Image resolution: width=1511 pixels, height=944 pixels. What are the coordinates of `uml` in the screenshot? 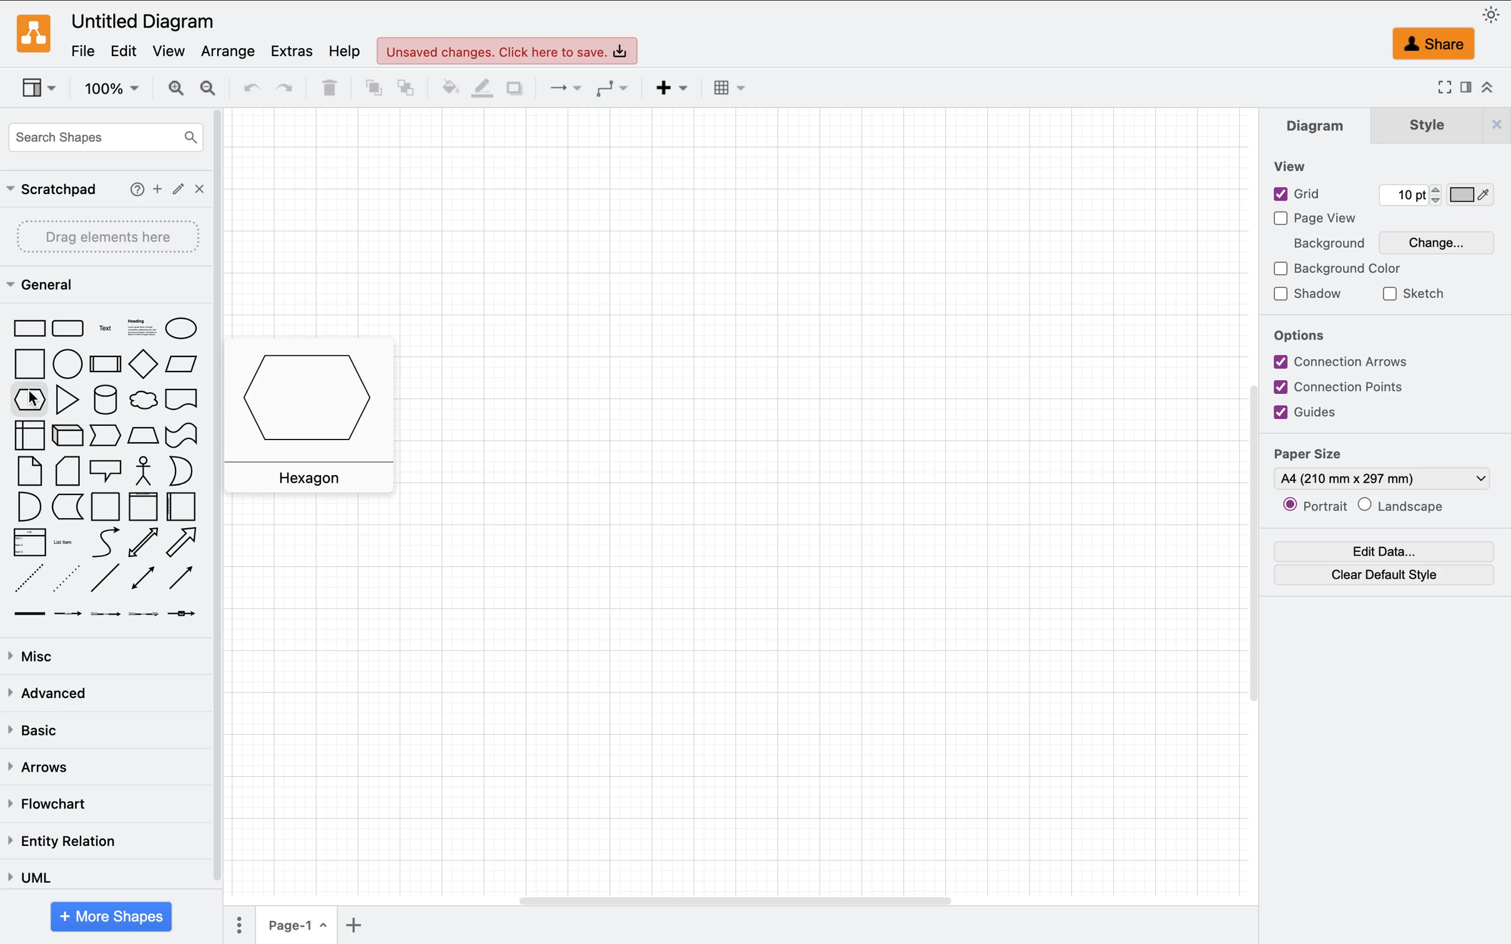 It's located at (27, 876).